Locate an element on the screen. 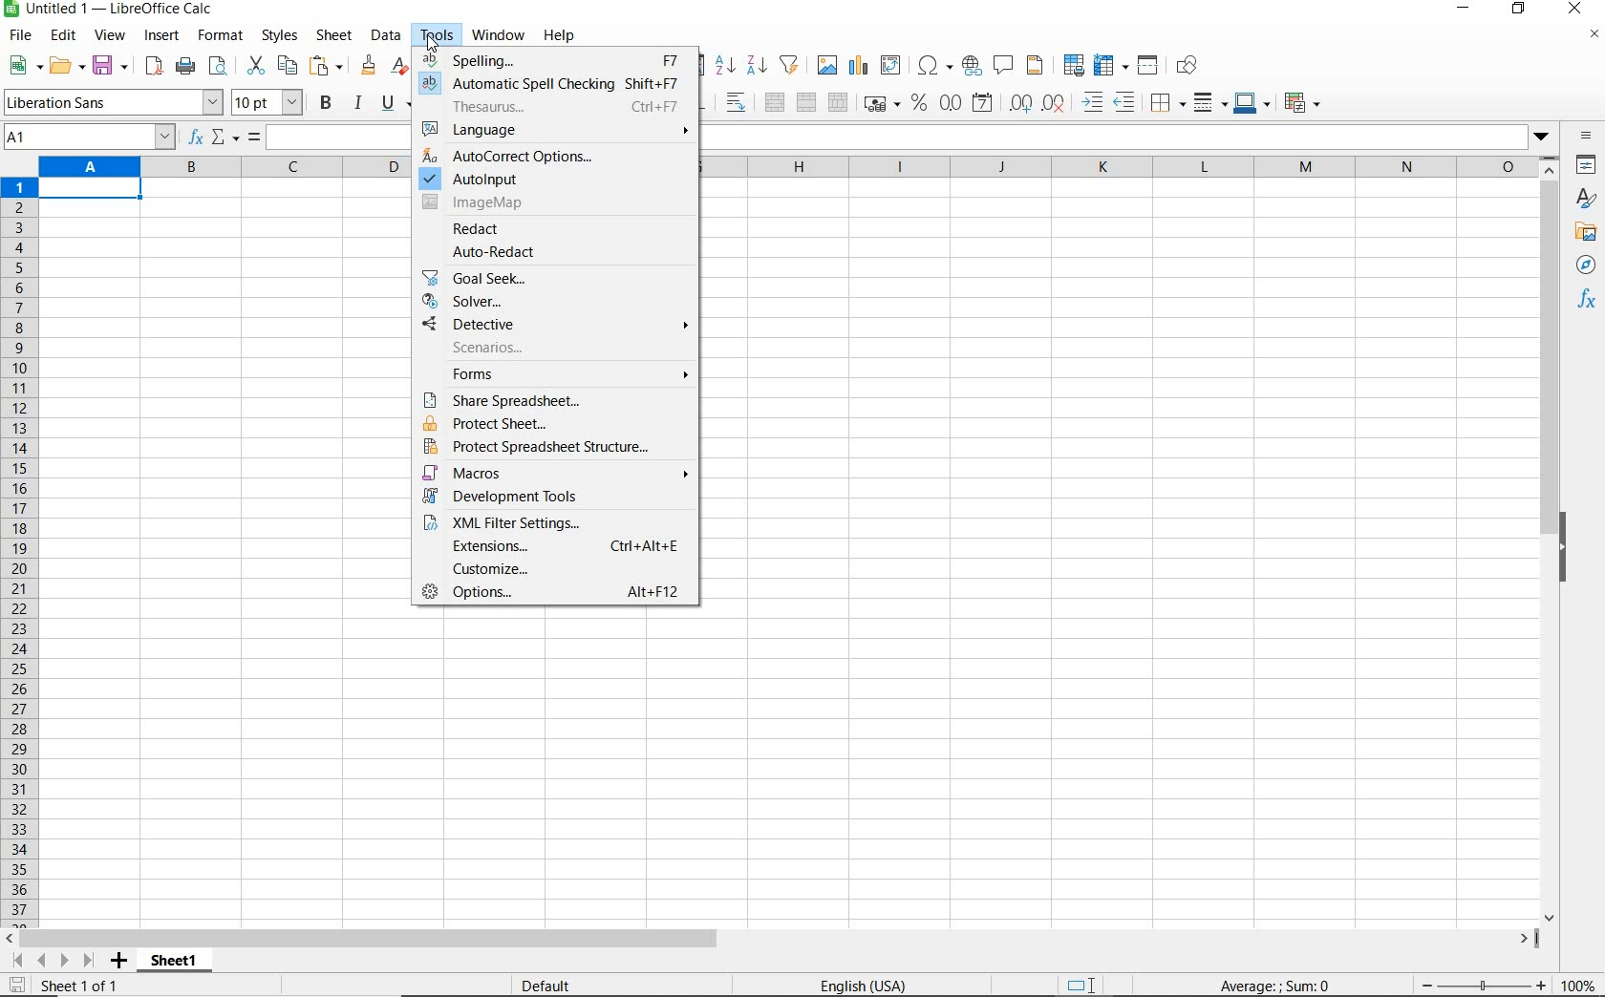 Image resolution: width=1605 pixels, height=997 pixels. paste is located at coordinates (325, 66).